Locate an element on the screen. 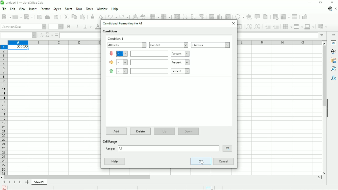 This screenshot has height=190, width=338. Row headings is located at coordinates (4, 110).